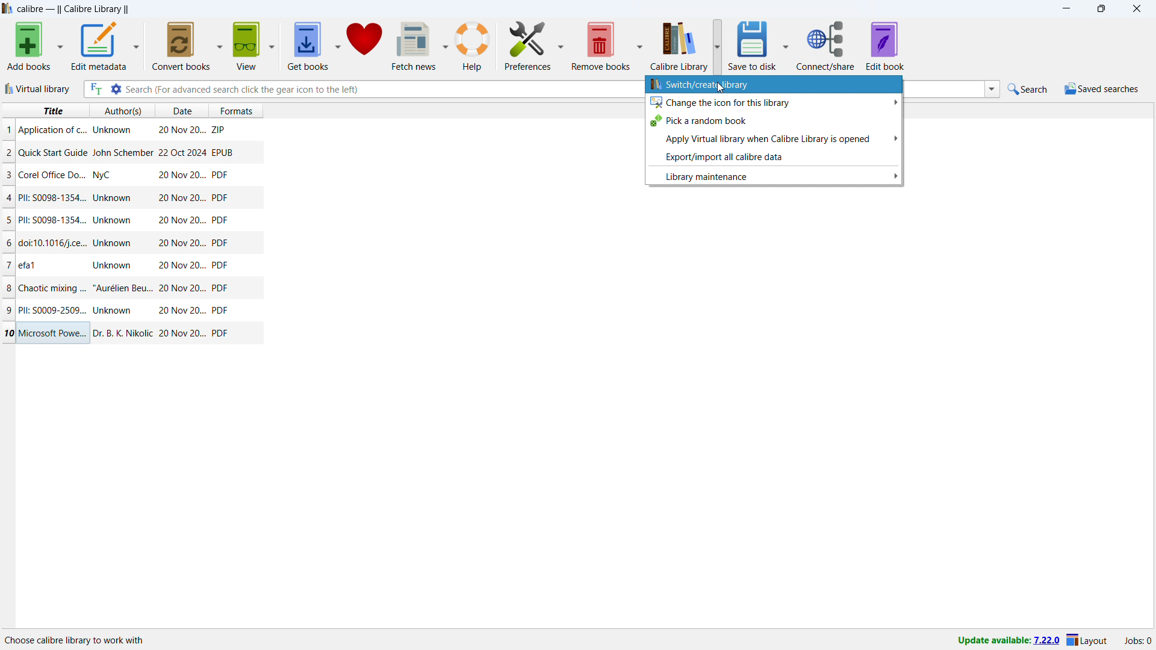  Describe the element at coordinates (182, 334) in the screenshot. I see `Date` at that location.